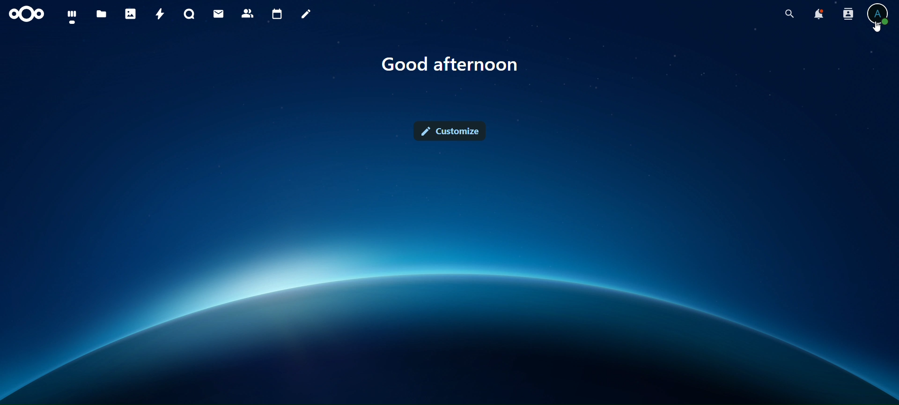 The image size is (899, 405). What do you see at coordinates (25, 15) in the screenshot?
I see `icon` at bounding box center [25, 15].